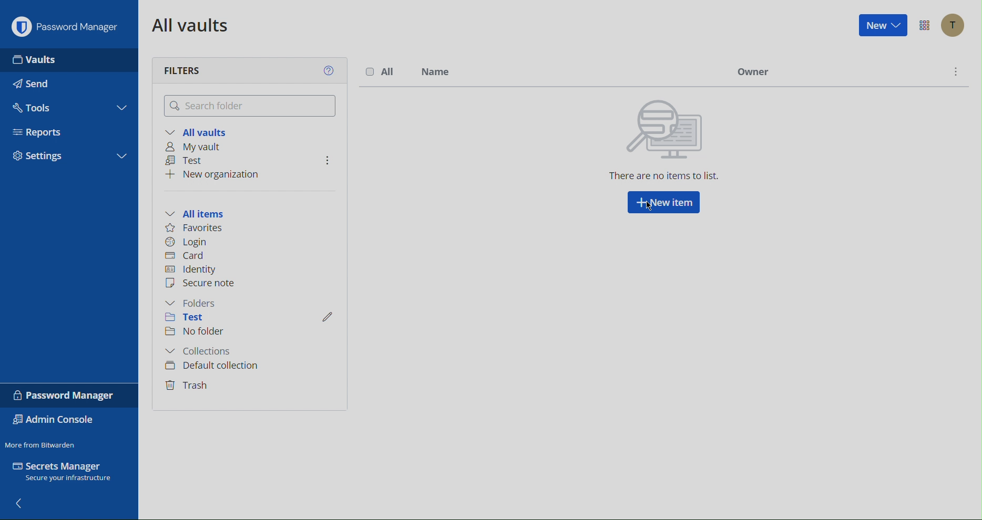  I want to click on New item, so click(664, 204).